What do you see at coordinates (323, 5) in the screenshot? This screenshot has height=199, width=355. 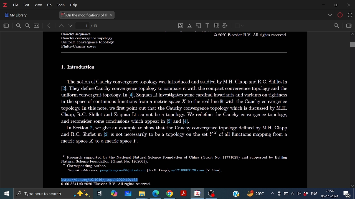 I see `Minmize` at bounding box center [323, 5].